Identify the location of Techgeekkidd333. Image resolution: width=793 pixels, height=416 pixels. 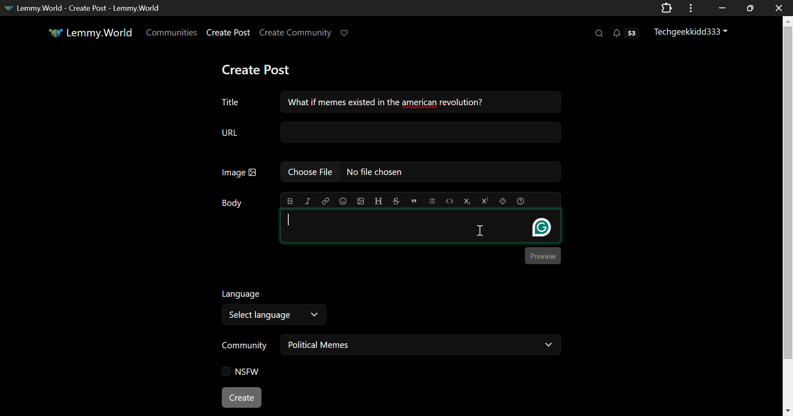
(691, 32).